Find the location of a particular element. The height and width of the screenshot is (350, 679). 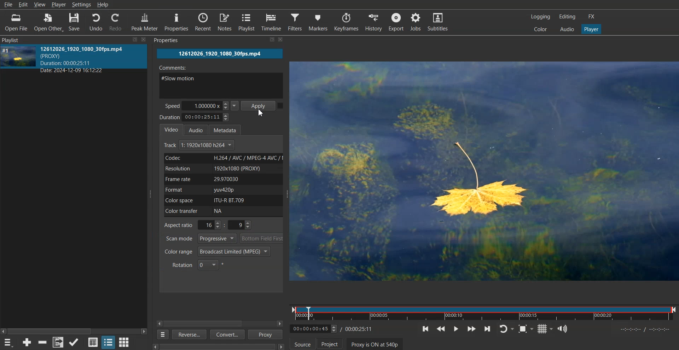

Adjust Speed  is located at coordinates (202, 105).